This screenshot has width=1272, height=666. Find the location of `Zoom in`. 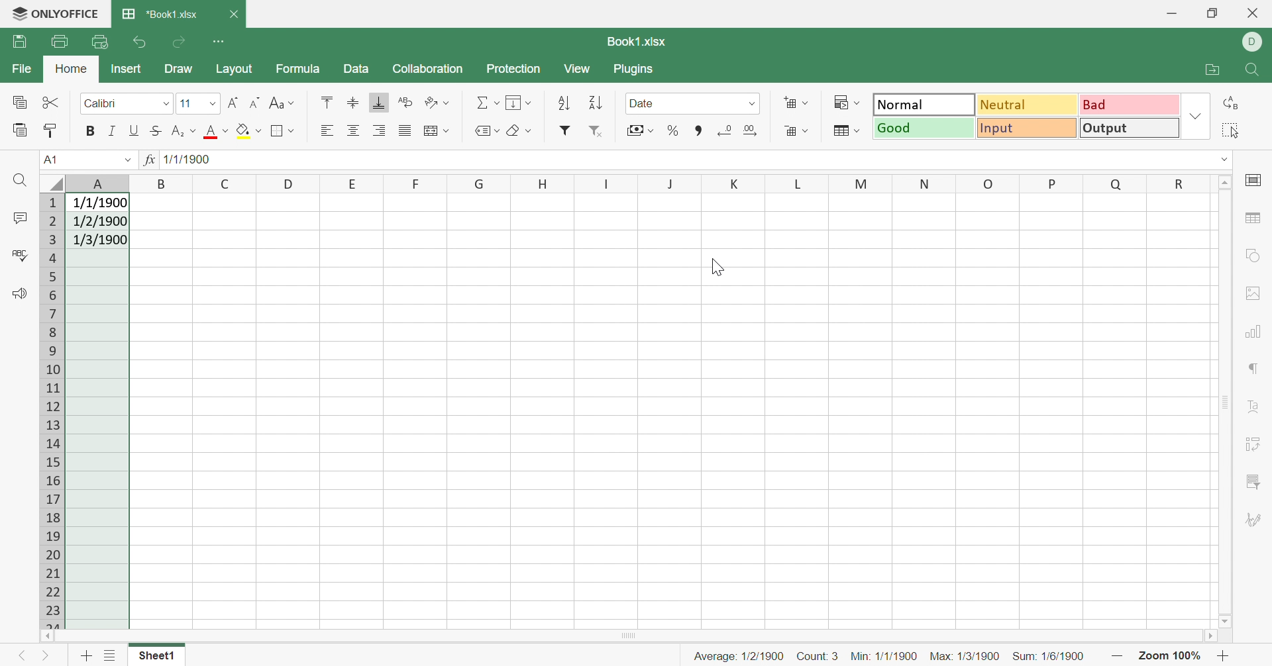

Zoom in is located at coordinates (1225, 655).